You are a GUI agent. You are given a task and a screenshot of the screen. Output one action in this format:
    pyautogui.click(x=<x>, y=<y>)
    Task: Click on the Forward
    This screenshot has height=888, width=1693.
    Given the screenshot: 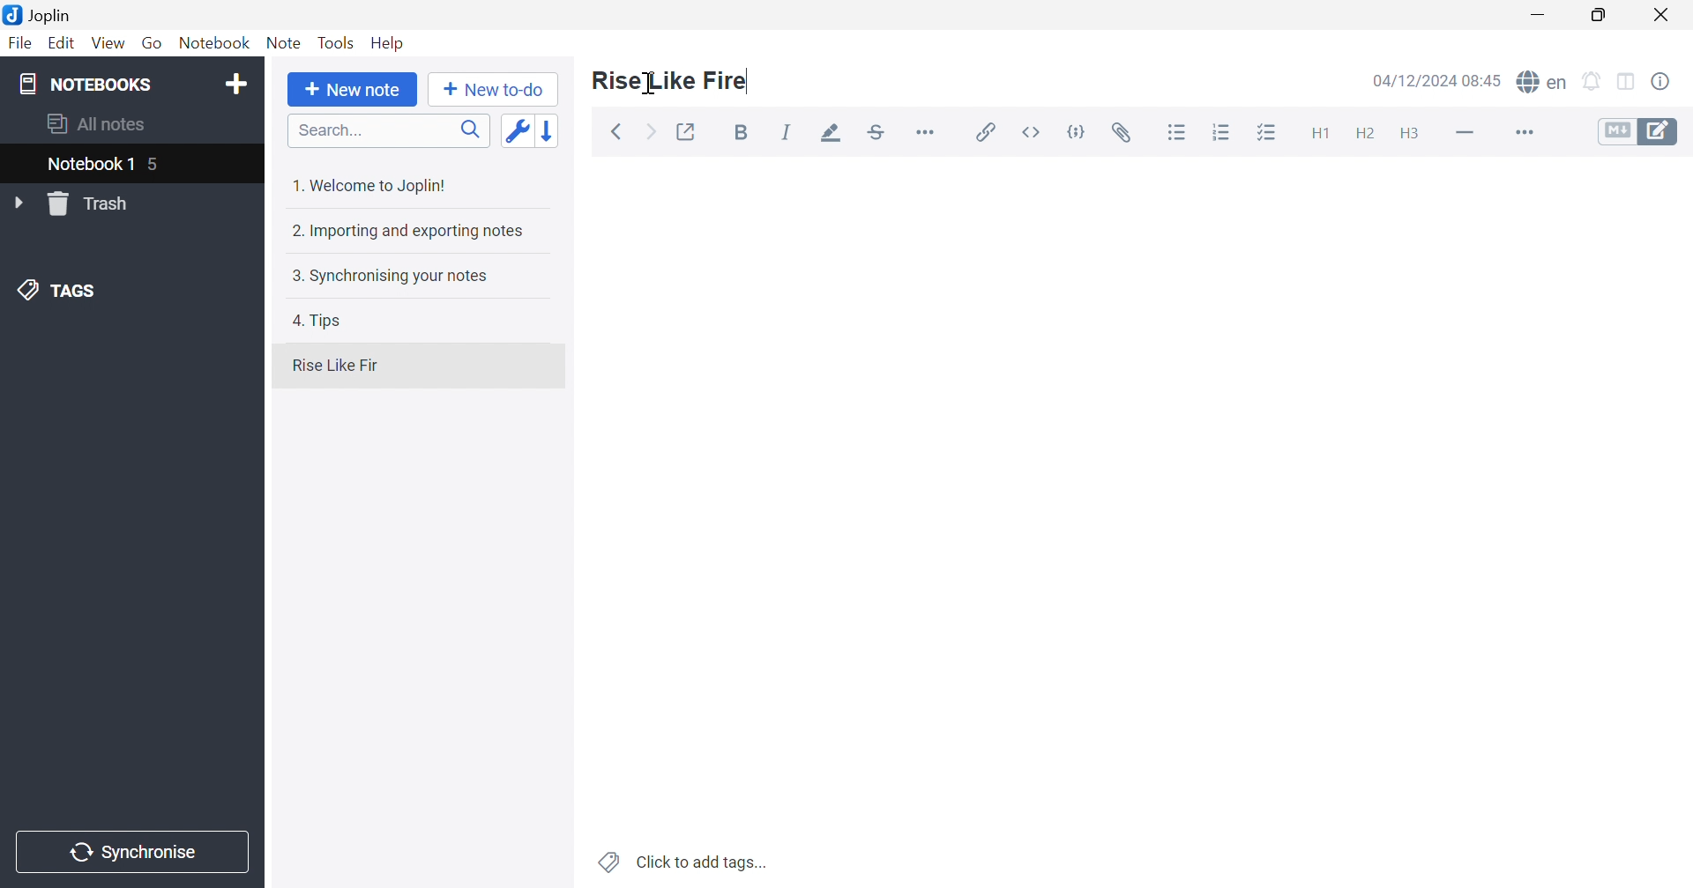 What is the action you would take?
    pyautogui.click(x=649, y=130)
    